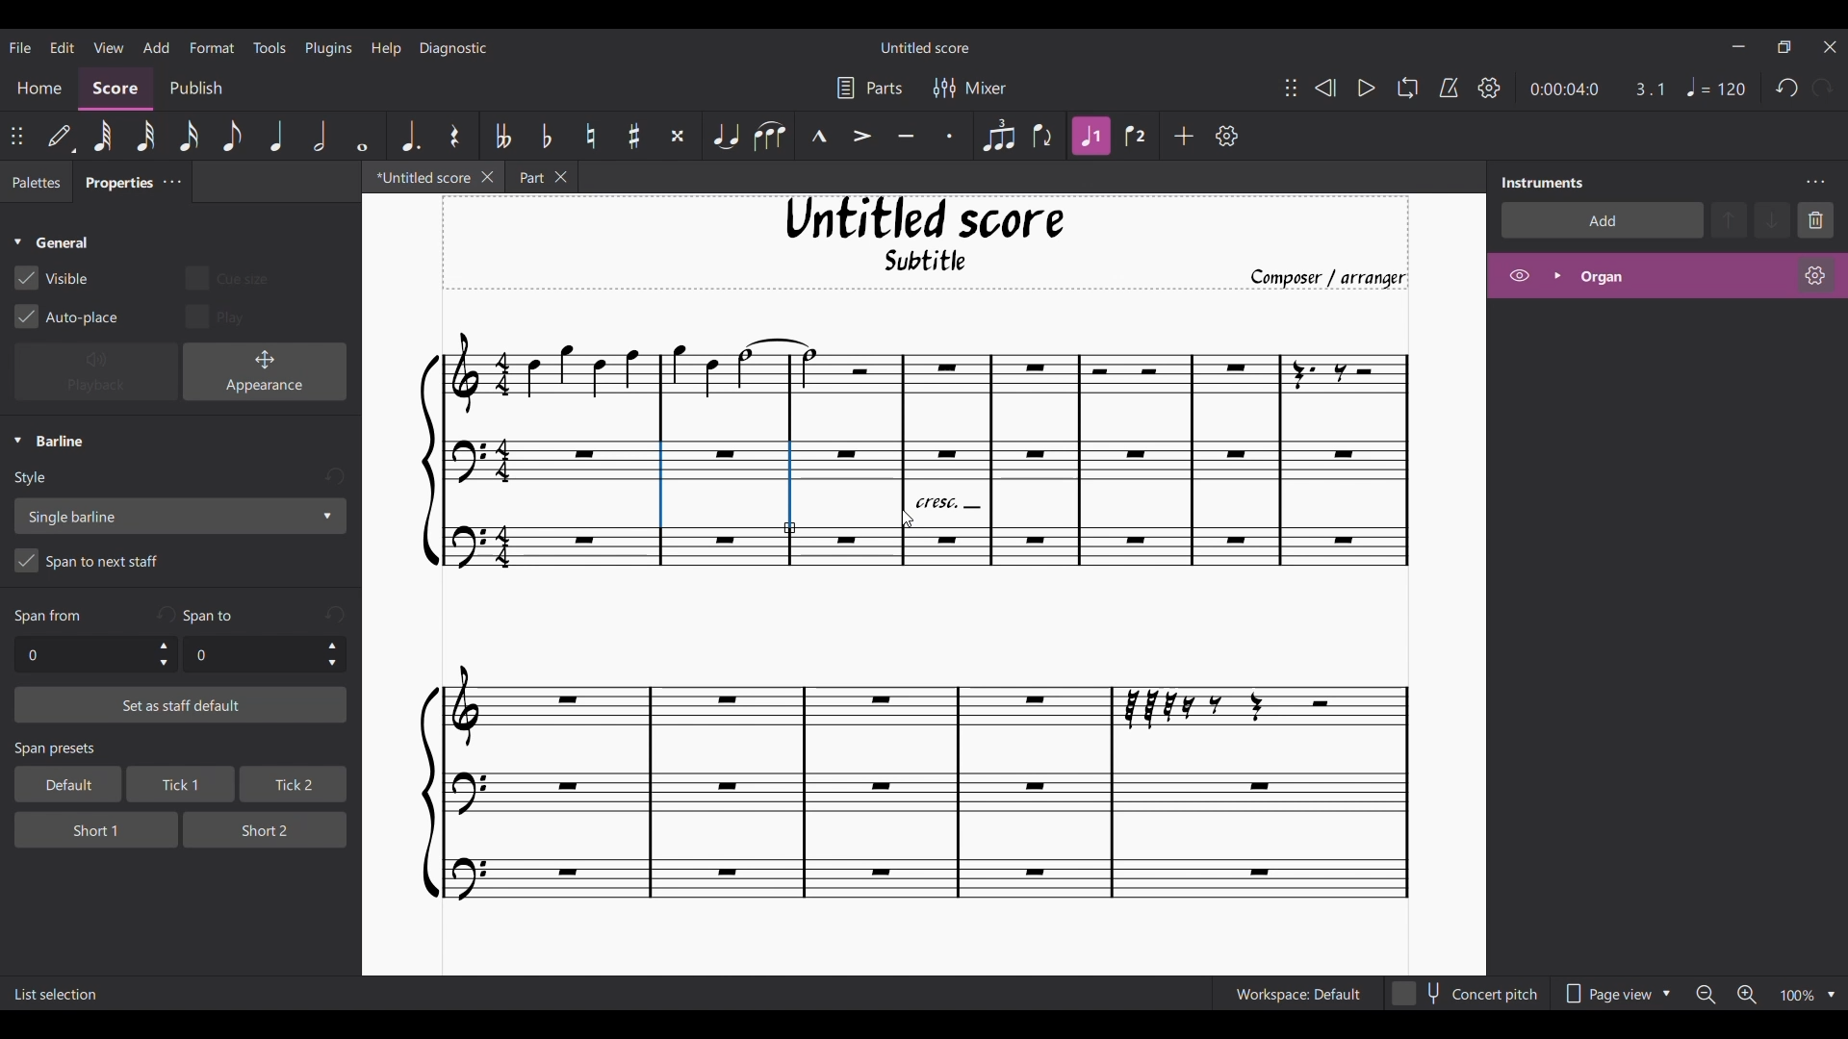 The image size is (1848, 1039). Describe the element at coordinates (924, 47) in the screenshot. I see `Score title` at that location.